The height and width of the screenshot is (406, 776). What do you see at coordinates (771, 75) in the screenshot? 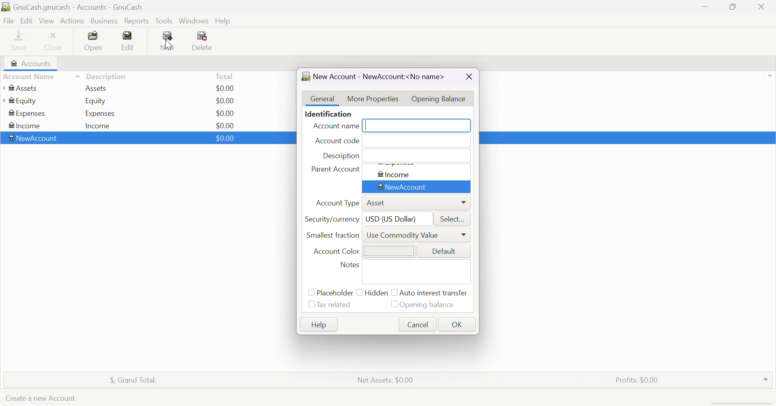
I see `drop down` at bounding box center [771, 75].